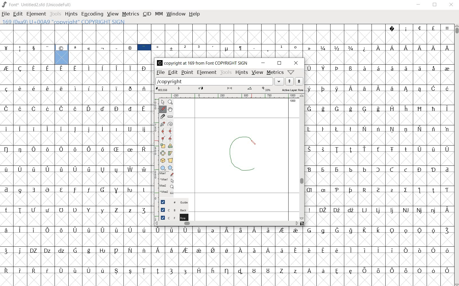 The image size is (459, 286). Describe the element at coordinates (254, 143) in the screenshot. I see `pencil tool/CURSOR LOCATION` at that location.